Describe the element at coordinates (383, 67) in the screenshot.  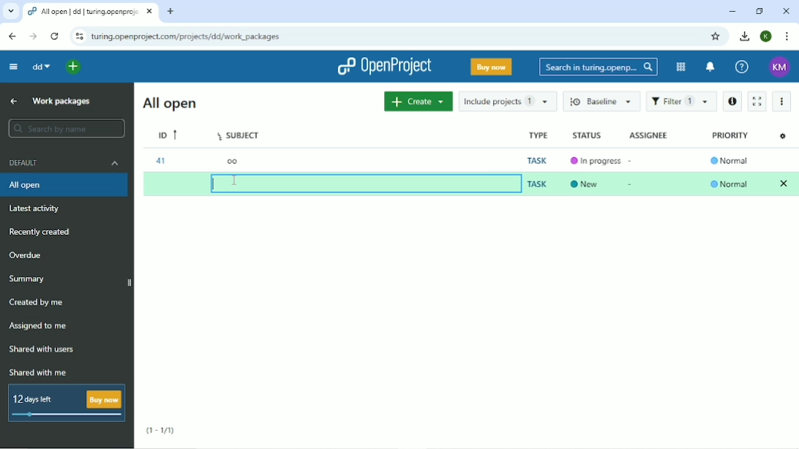
I see `OpenProject` at that location.